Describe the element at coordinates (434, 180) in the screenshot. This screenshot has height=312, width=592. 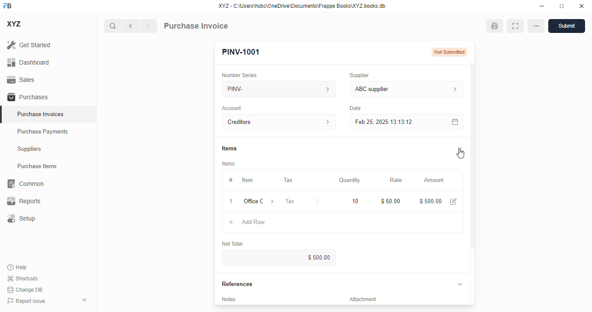
I see `amount` at that location.